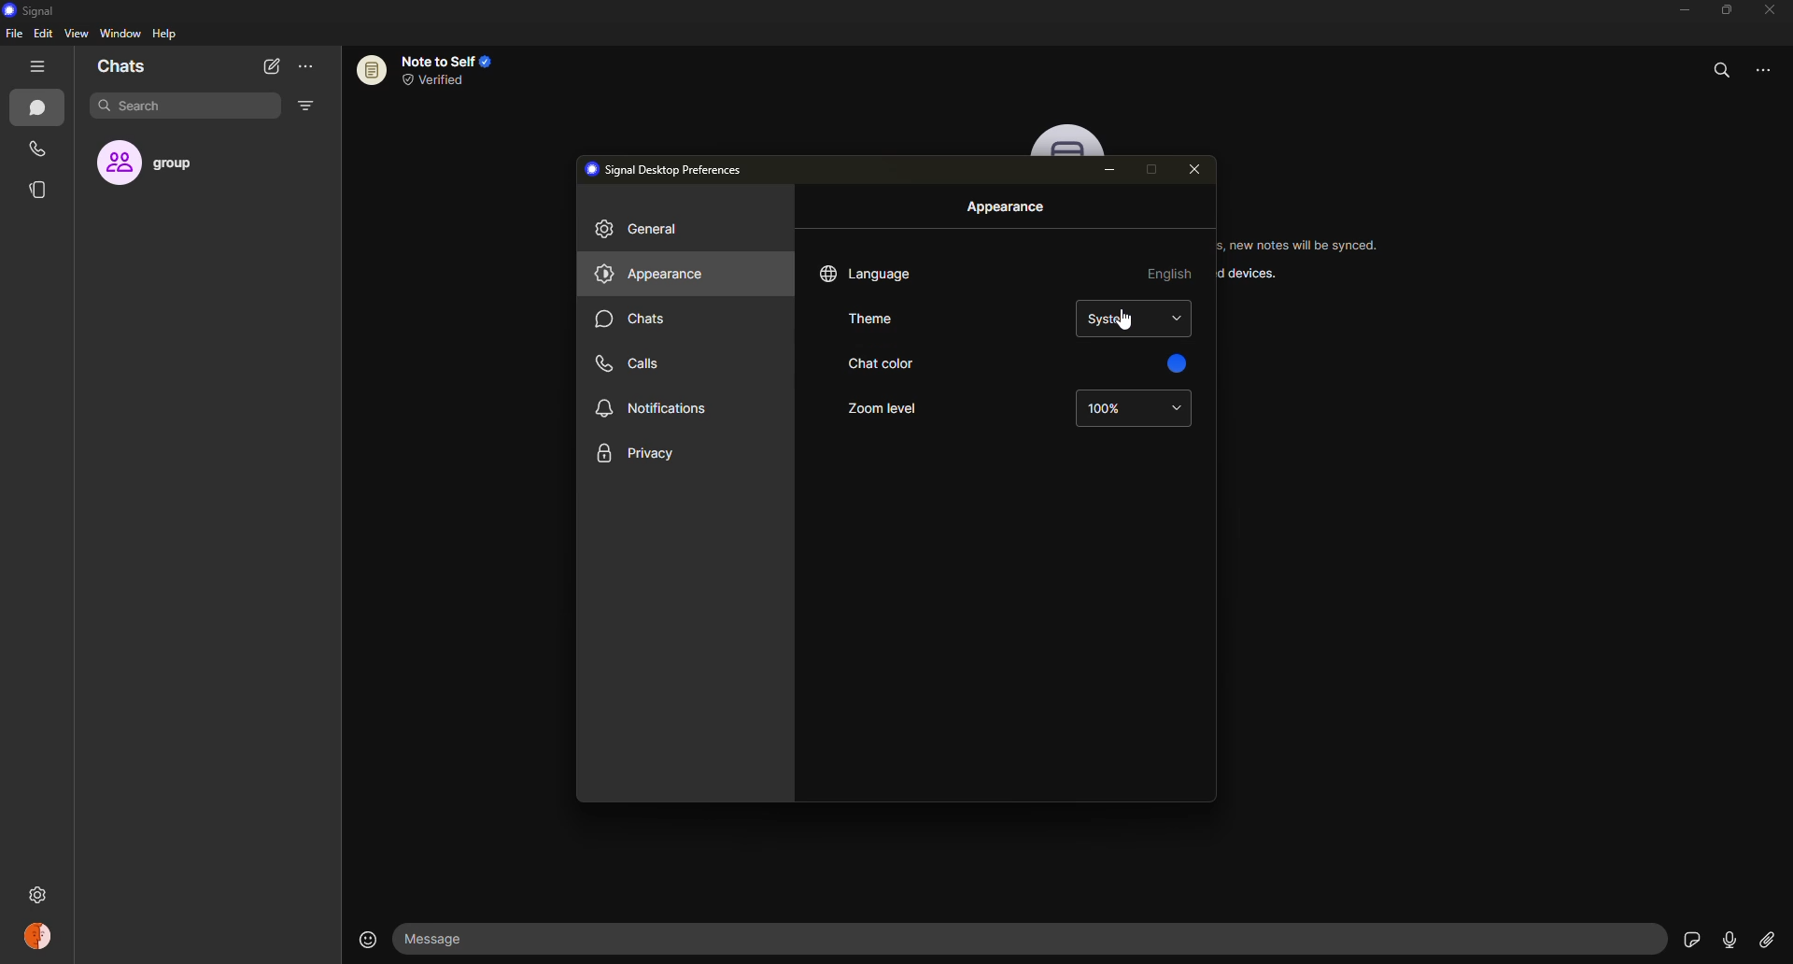 Image resolution: width=1793 pixels, height=964 pixels. I want to click on profile pic, so click(1070, 140).